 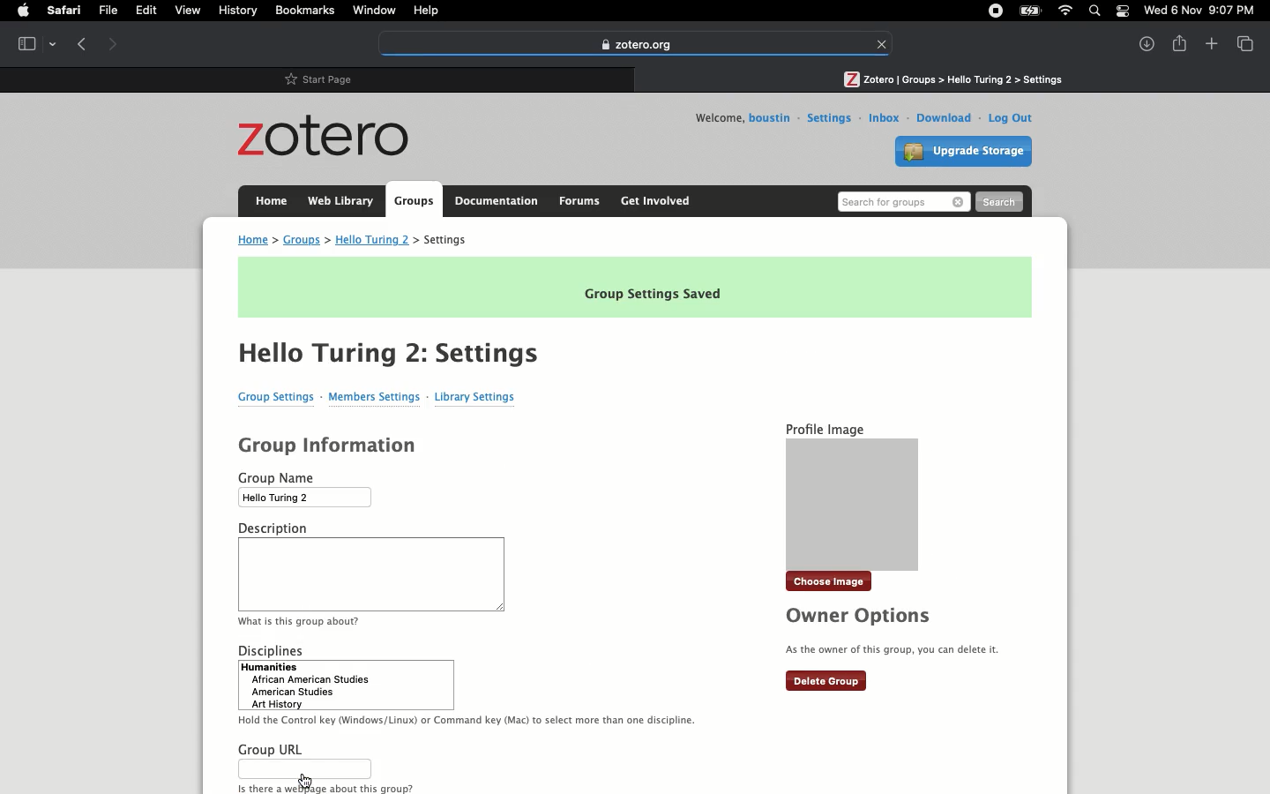 I want to click on Search, so click(x=1095, y=11).